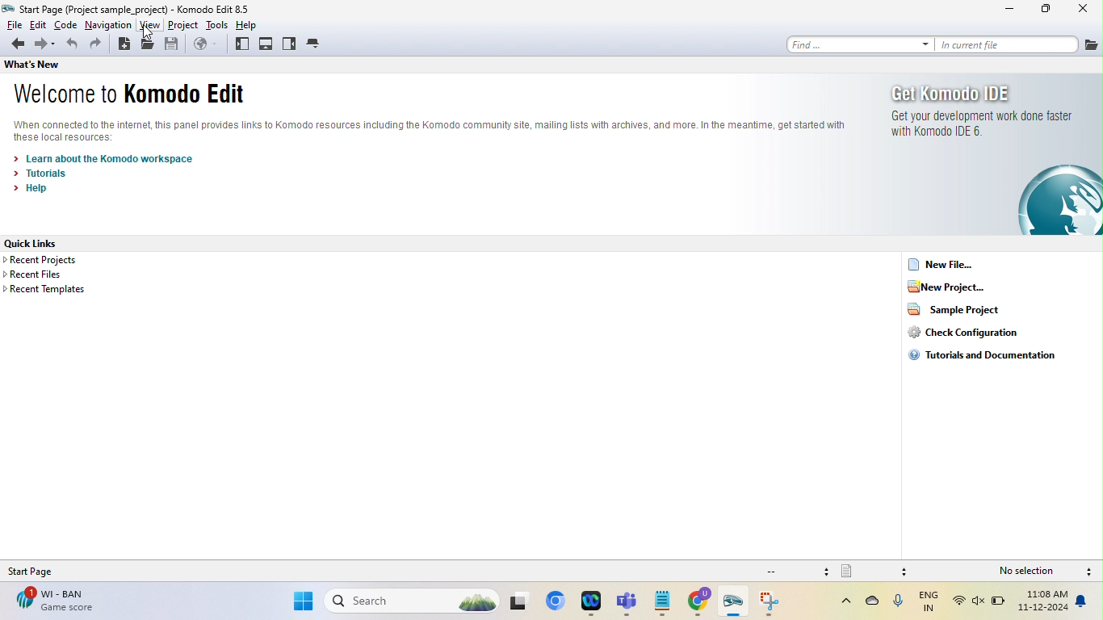 The width and height of the screenshot is (1103, 620). Describe the element at coordinates (55, 275) in the screenshot. I see `recent files` at that location.